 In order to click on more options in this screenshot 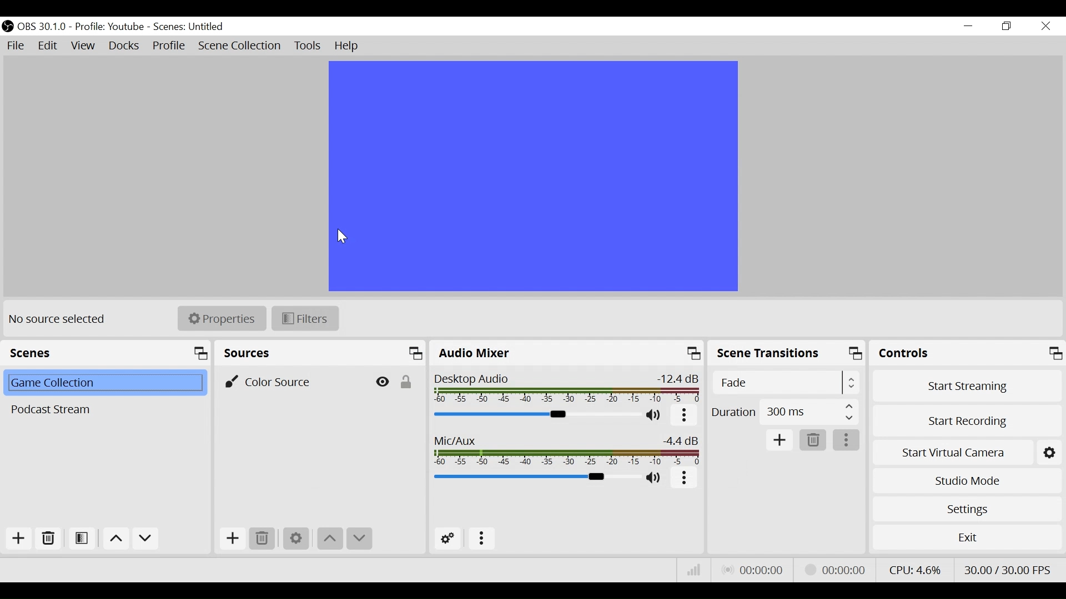, I will do `click(847, 440)`.